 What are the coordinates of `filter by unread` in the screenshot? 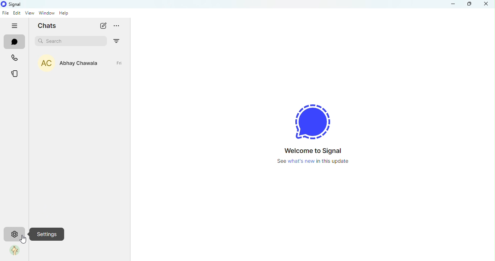 It's located at (117, 40).